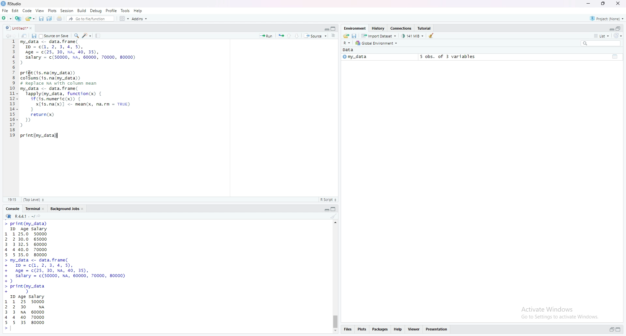  Describe the element at coordinates (28, 11) in the screenshot. I see `Code` at that location.